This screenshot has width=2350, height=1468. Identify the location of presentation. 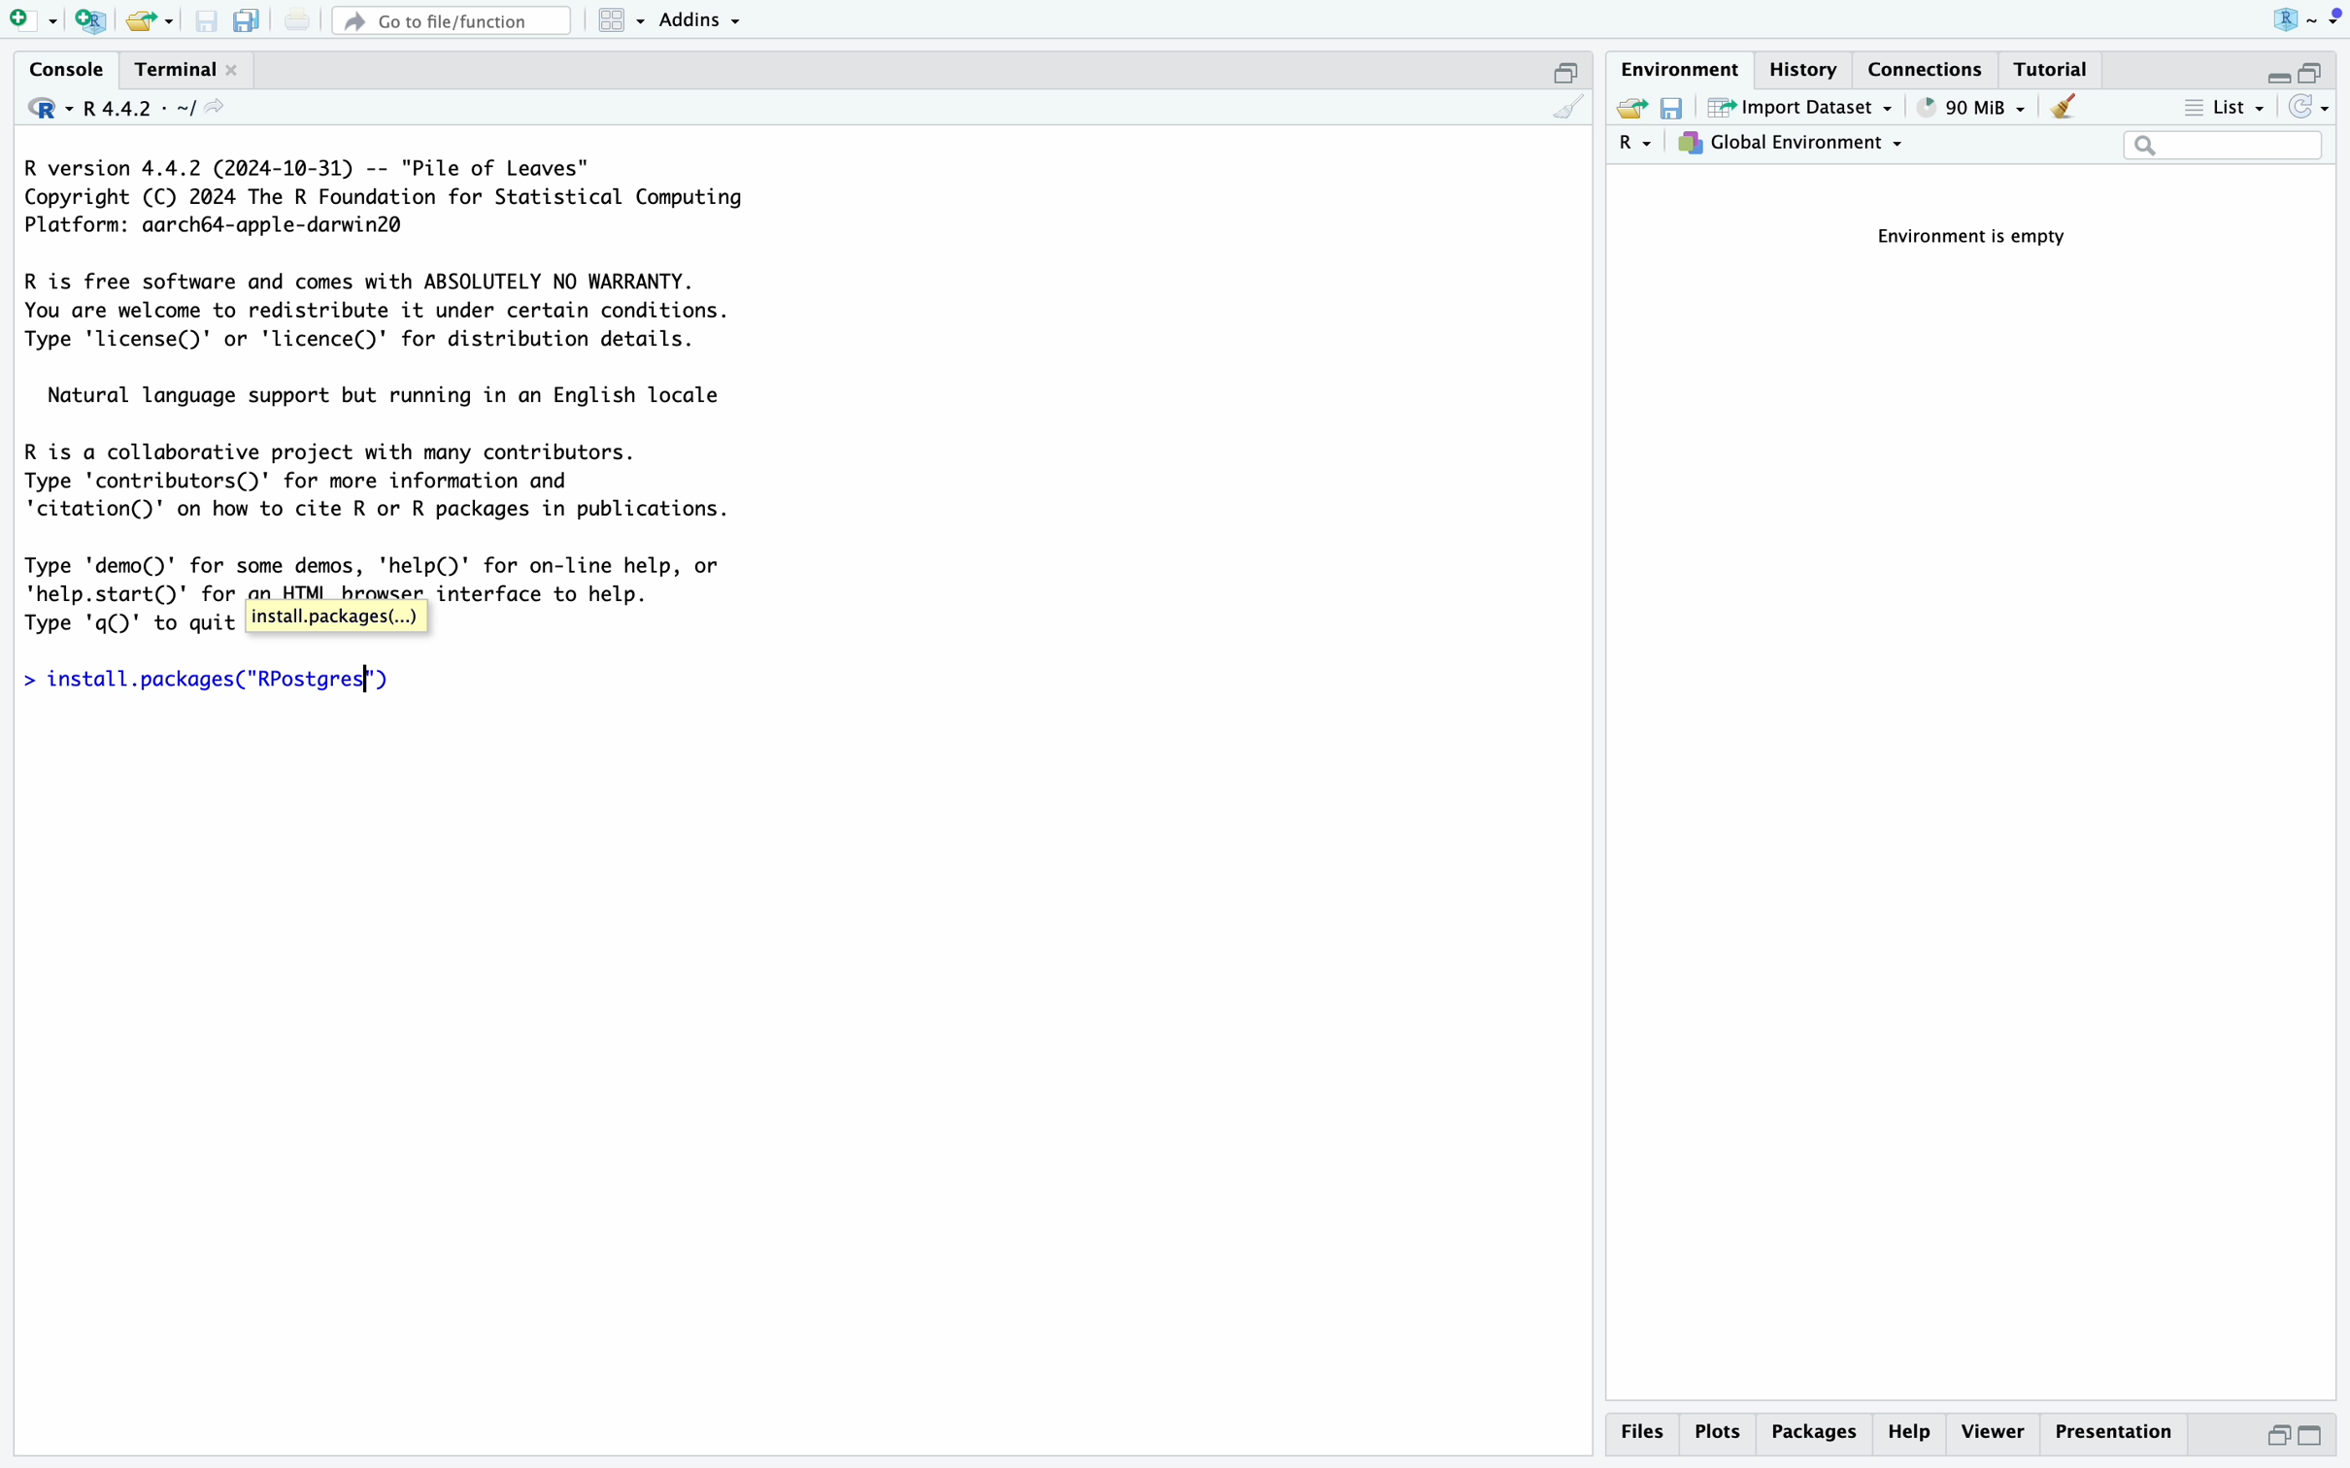
(2123, 1438).